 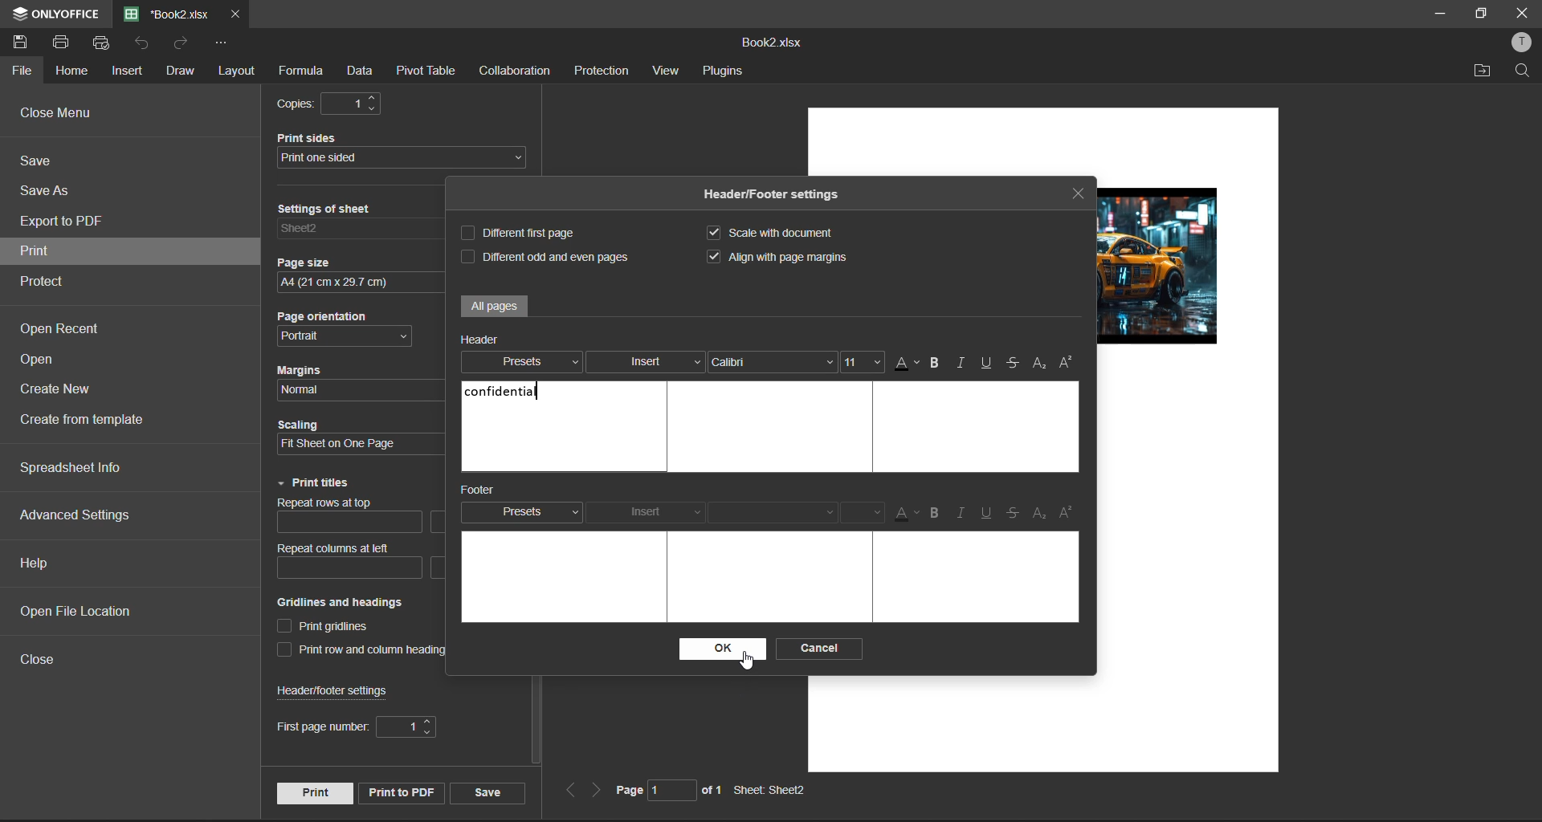 What do you see at coordinates (104, 43) in the screenshot?
I see `quick print` at bounding box center [104, 43].